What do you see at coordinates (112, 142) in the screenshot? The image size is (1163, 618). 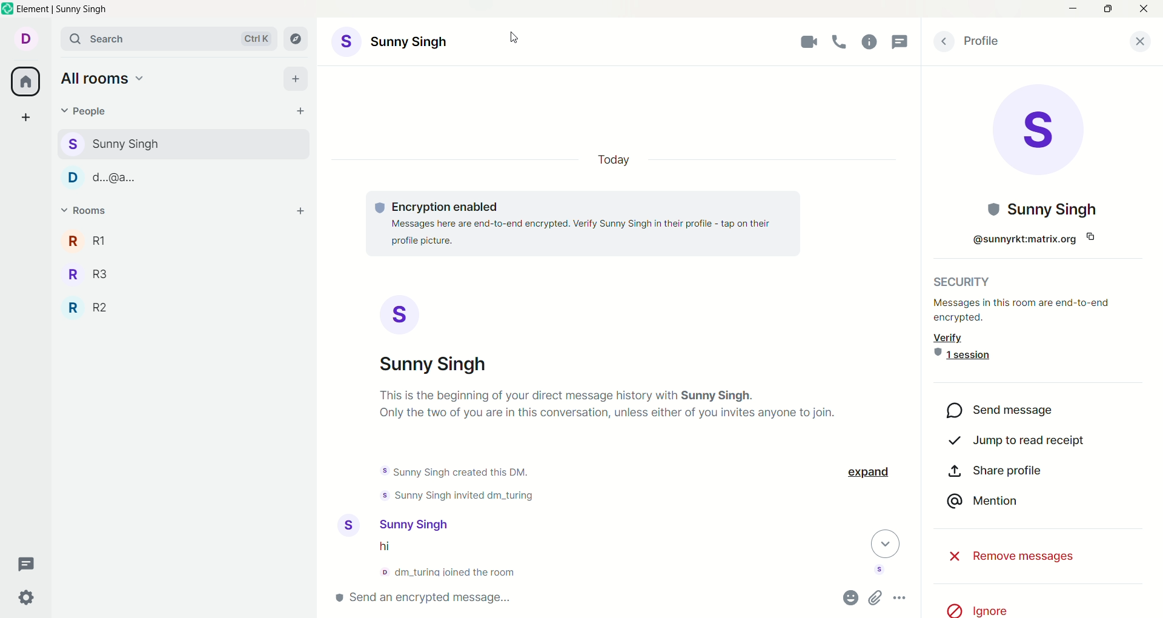 I see `people` at bounding box center [112, 142].